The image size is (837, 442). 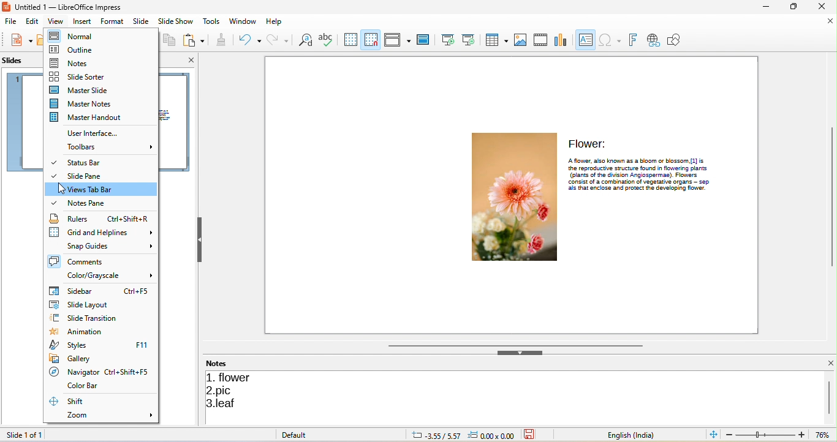 I want to click on CONES: Of Aa cOMDINALON Of vegetative Organs —- 380, so click(x=638, y=182).